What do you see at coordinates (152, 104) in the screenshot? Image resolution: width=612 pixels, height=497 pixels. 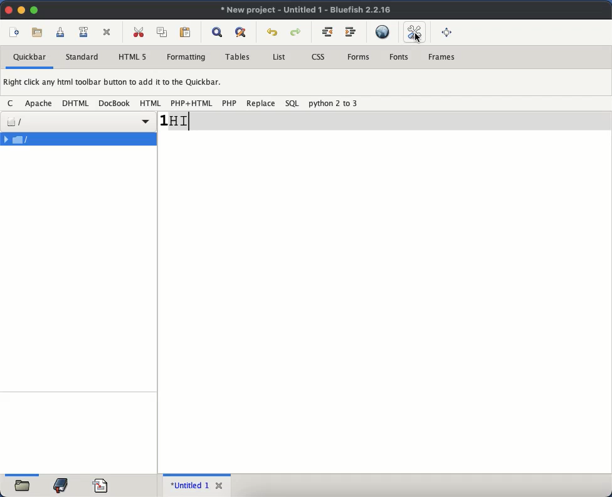 I see `html` at bounding box center [152, 104].